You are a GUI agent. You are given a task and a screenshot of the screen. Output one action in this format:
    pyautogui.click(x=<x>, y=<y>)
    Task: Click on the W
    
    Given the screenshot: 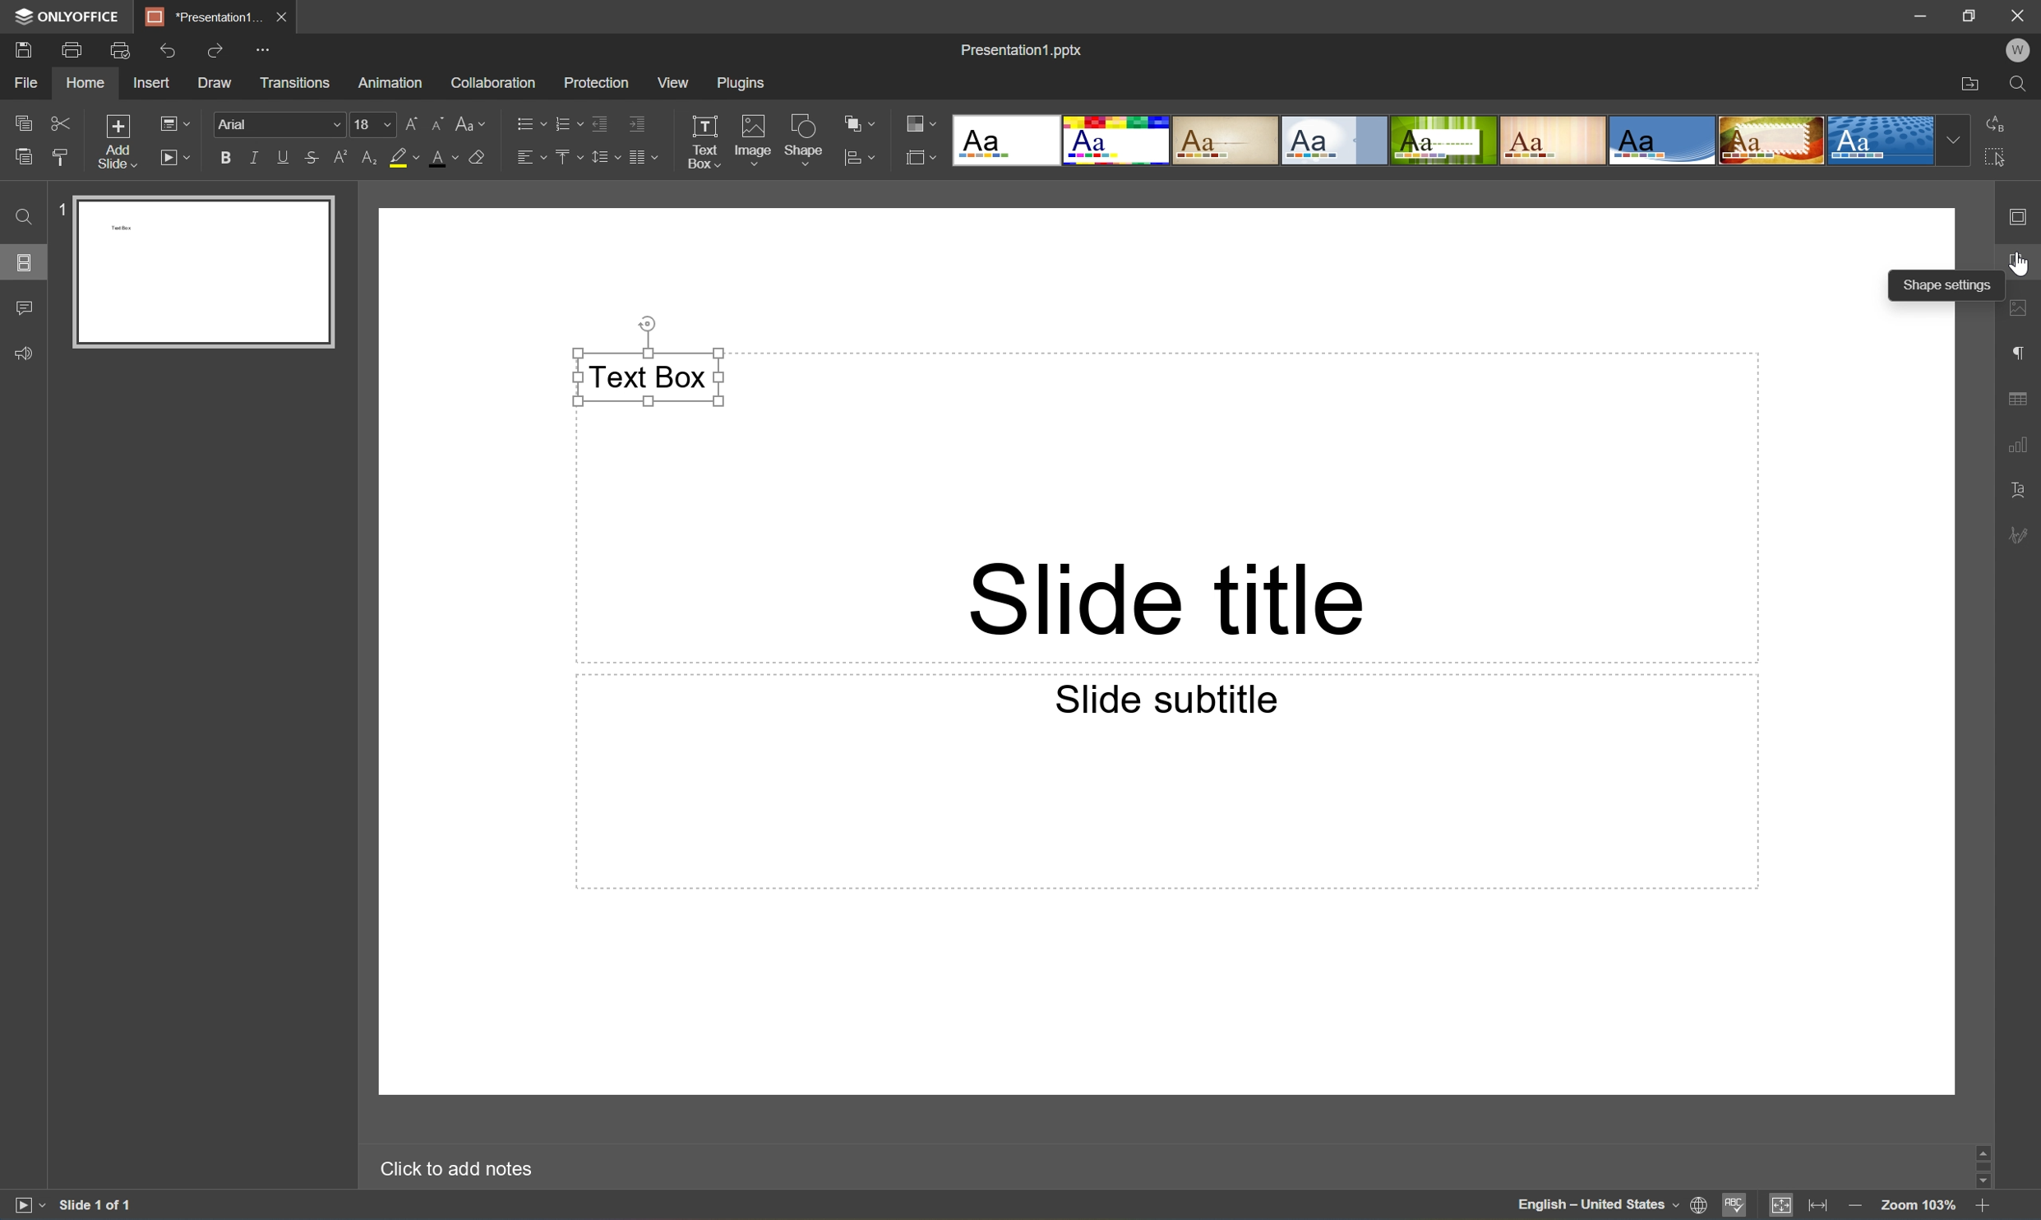 What is the action you would take?
    pyautogui.click(x=2022, y=52)
    